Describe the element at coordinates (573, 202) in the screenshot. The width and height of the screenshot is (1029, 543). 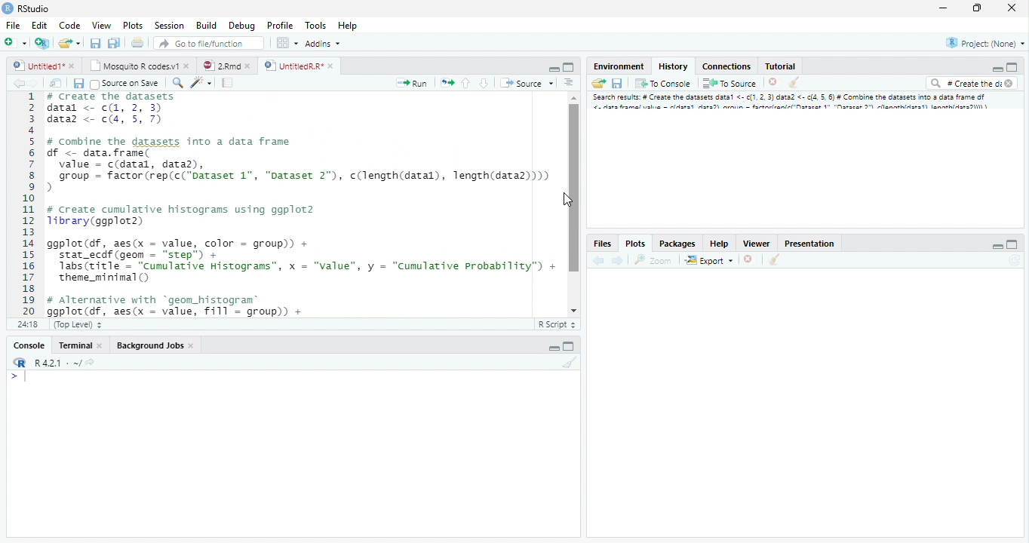
I see `Scrollbar` at that location.